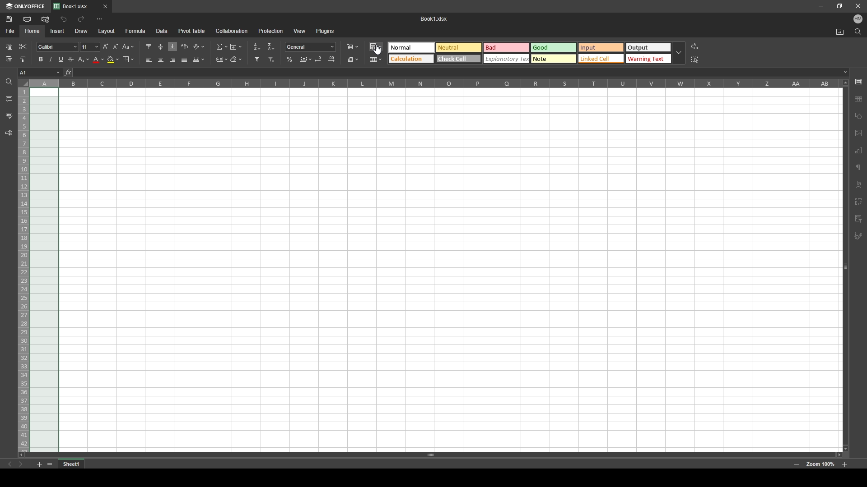  What do you see at coordinates (376, 60) in the screenshot?
I see `format as table template` at bounding box center [376, 60].